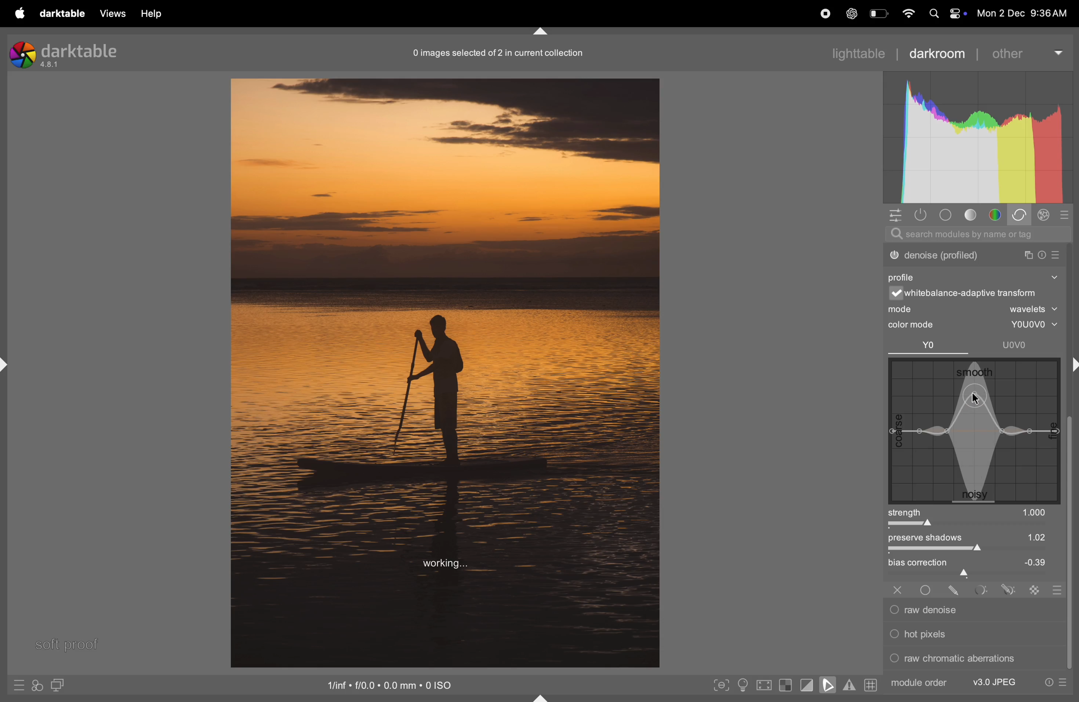  What do you see at coordinates (15, 14) in the screenshot?
I see `apple menu` at bounding box center [15, 14].